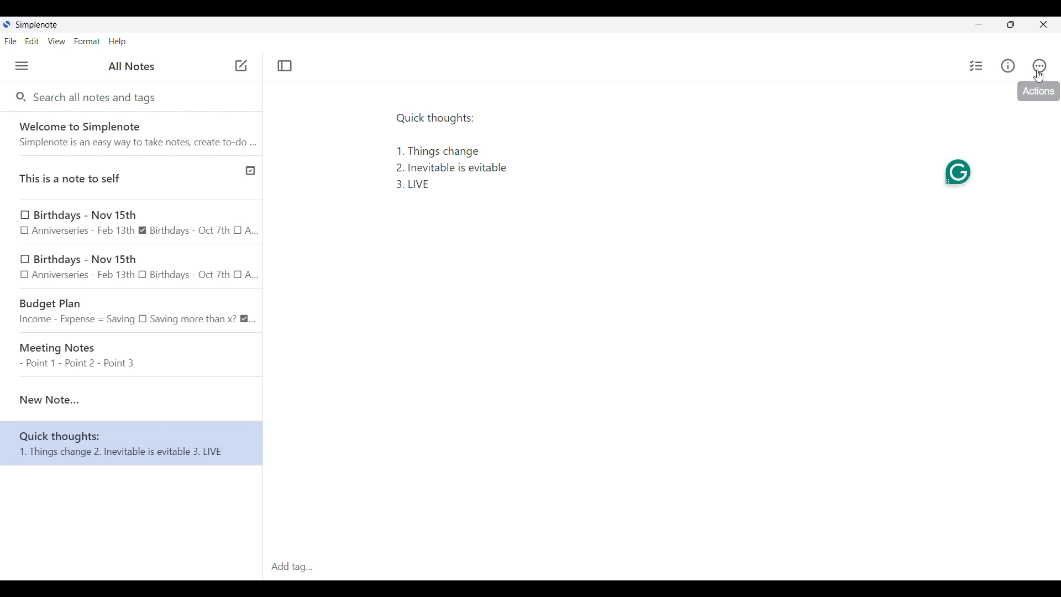 The width and height of the screenshot is (1061, 597). What do you see at coordinates (11, 41) in the screenshot?
I see `File menu` at bounding box center [11, 41].